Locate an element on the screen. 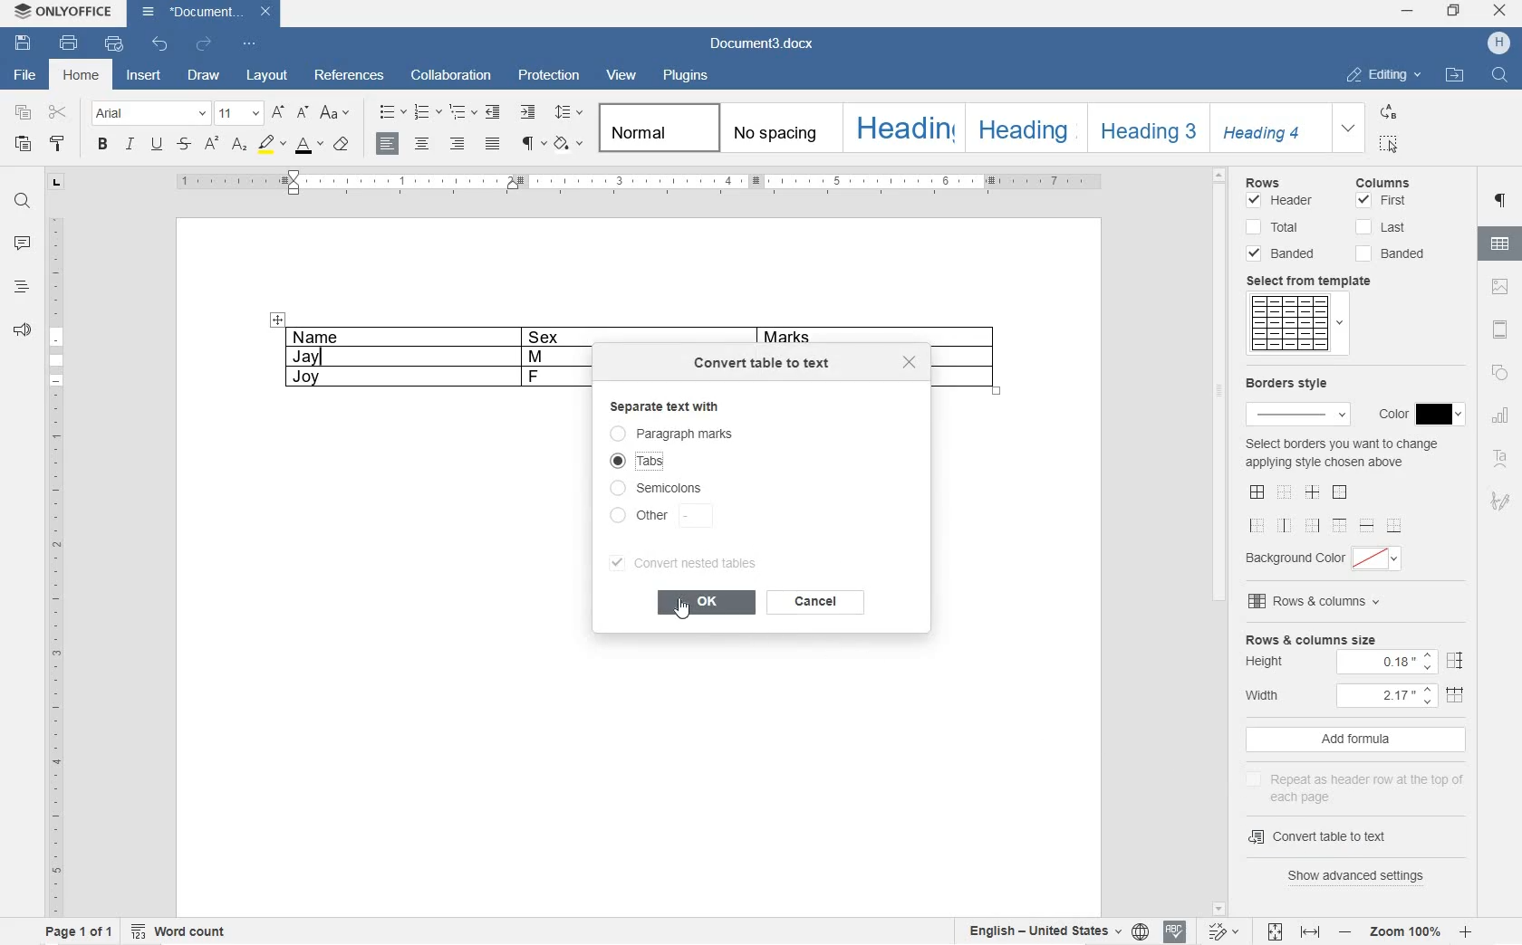 The width and height of the screenshot is (1522, 945). CUT is located at coordinates (60, 111).